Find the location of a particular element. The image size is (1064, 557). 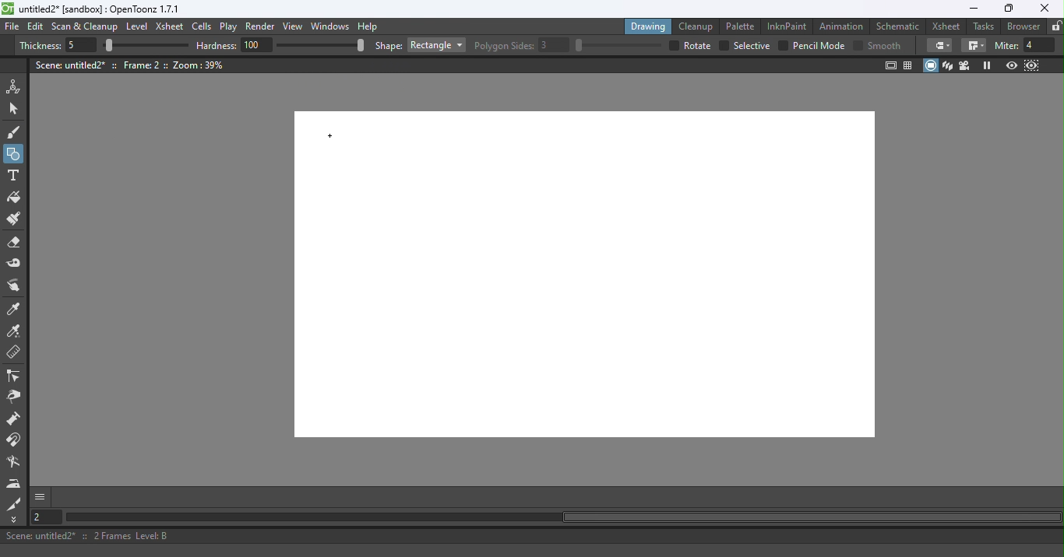

InknPaint is located at coordinates (787, 25).